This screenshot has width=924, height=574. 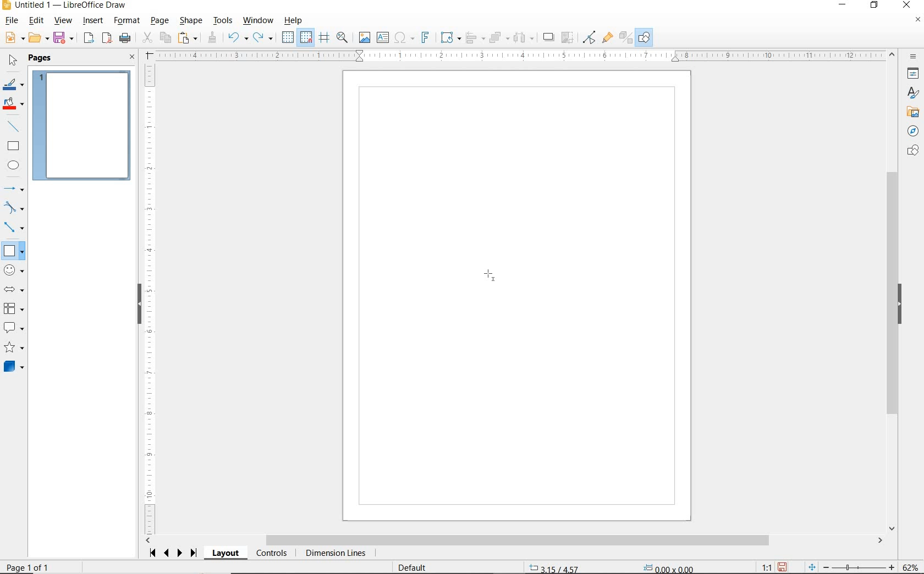 What do you see at coordinates (13, 250) in the screenshot?
I see `BASIC SHAPES` at bounding box center [13, 250].